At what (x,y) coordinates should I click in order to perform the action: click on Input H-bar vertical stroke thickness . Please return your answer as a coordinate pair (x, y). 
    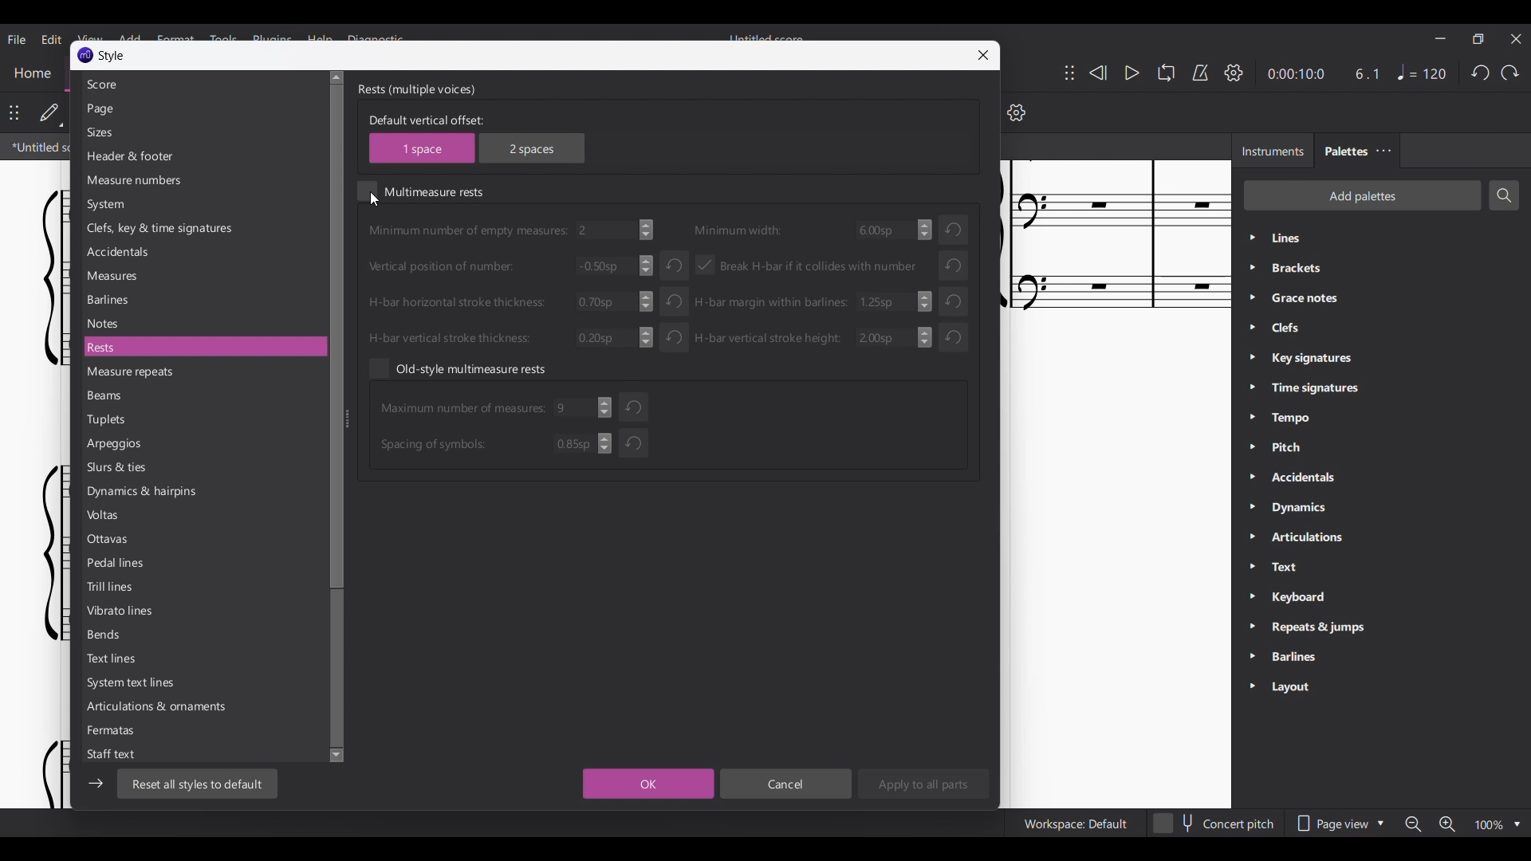
    Looking at the image, I should click on (501, 338).